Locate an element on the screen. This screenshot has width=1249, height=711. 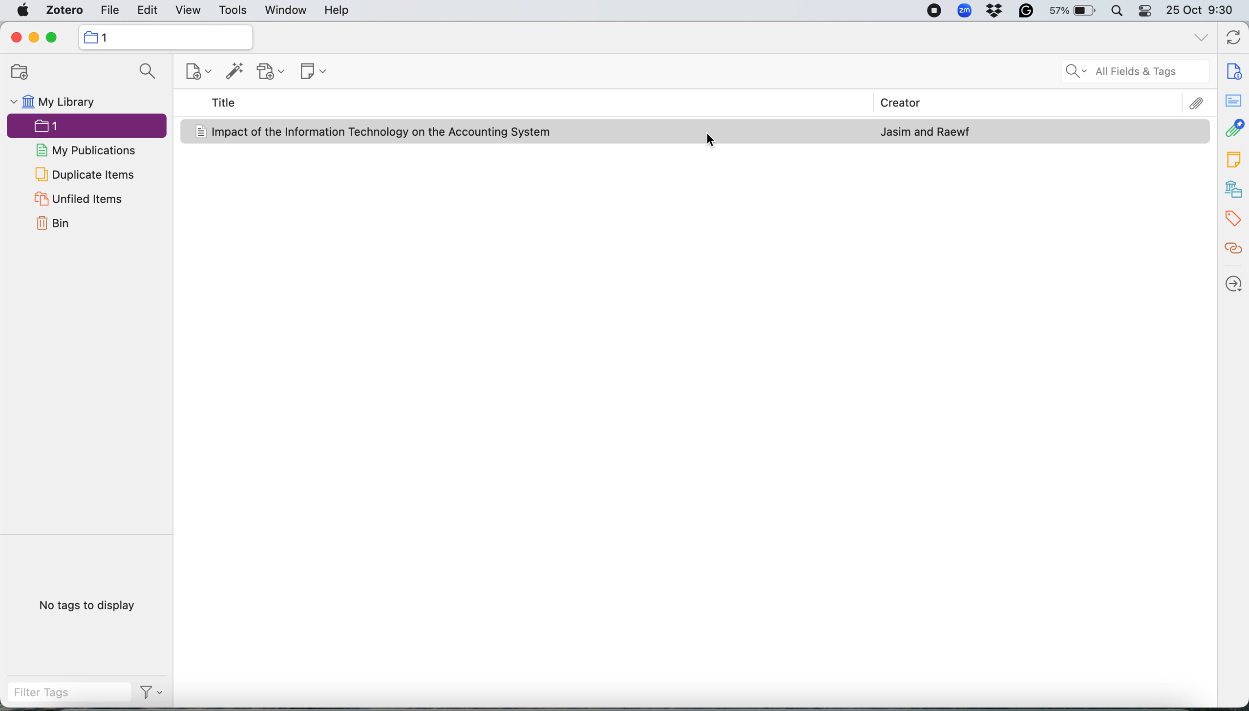
maximise is located at coordinates (54, 37).